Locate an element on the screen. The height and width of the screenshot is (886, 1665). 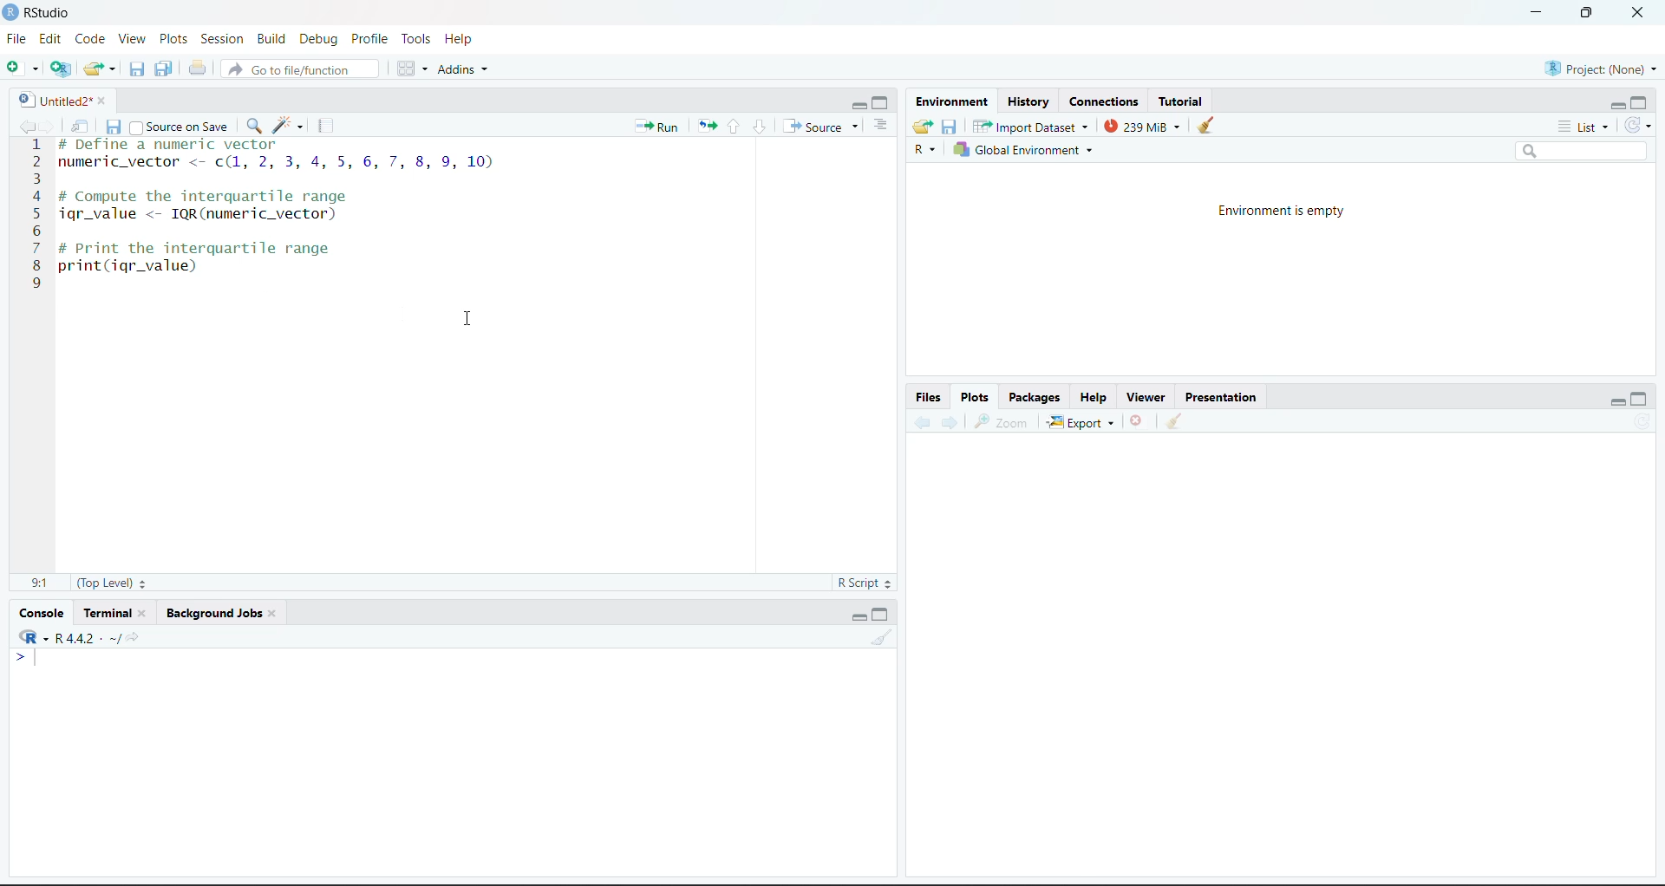
Close is located at coordinates (1635, 14).